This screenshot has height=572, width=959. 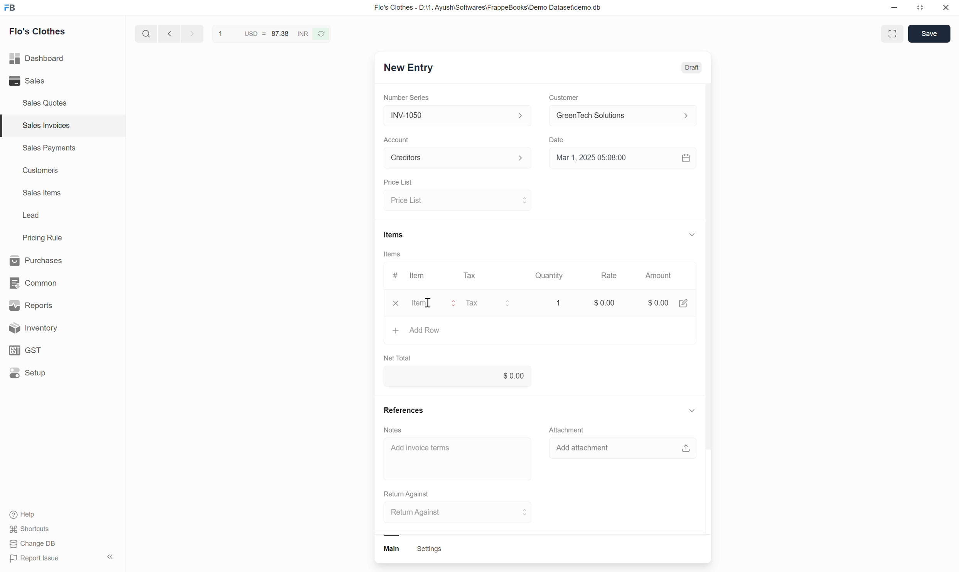 I want to click on Tax, so click(x=471, y=278).